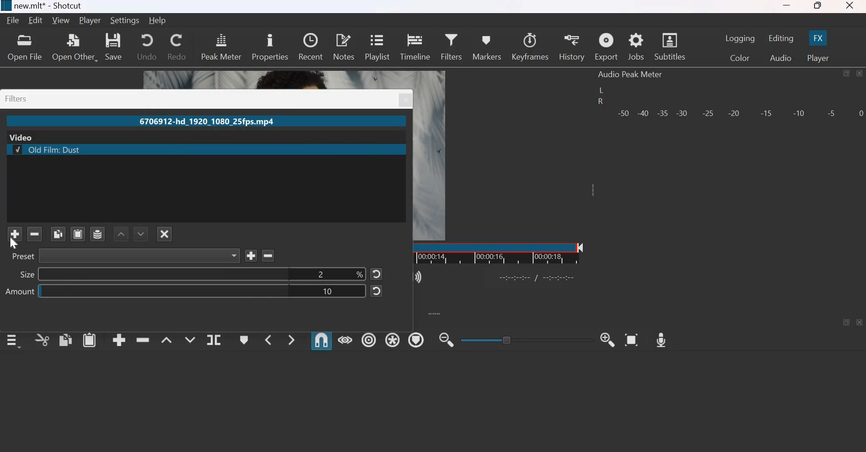  Describe the element at coordinates (670, 46) in the screenshot. I see `Subtitles` at that location.